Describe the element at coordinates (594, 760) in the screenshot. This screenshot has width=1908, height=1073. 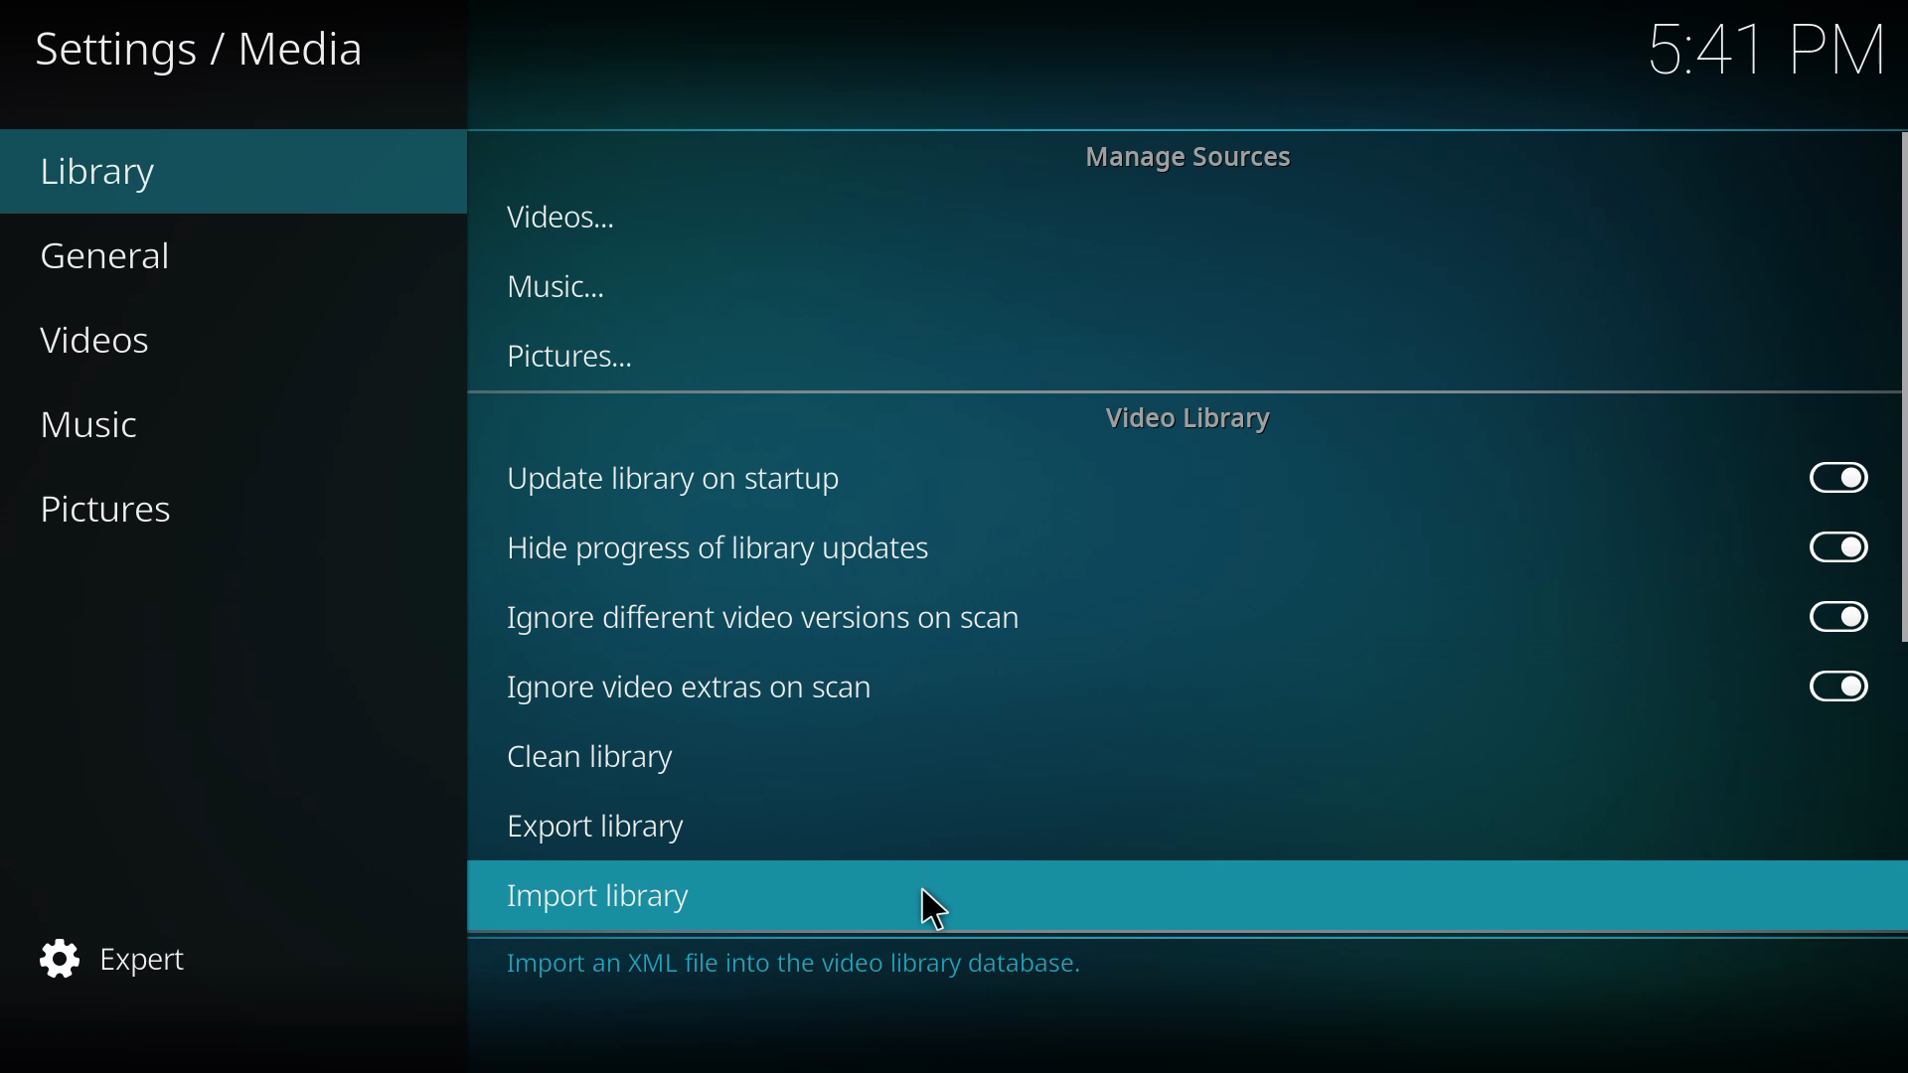
I see `clean library` at that location.